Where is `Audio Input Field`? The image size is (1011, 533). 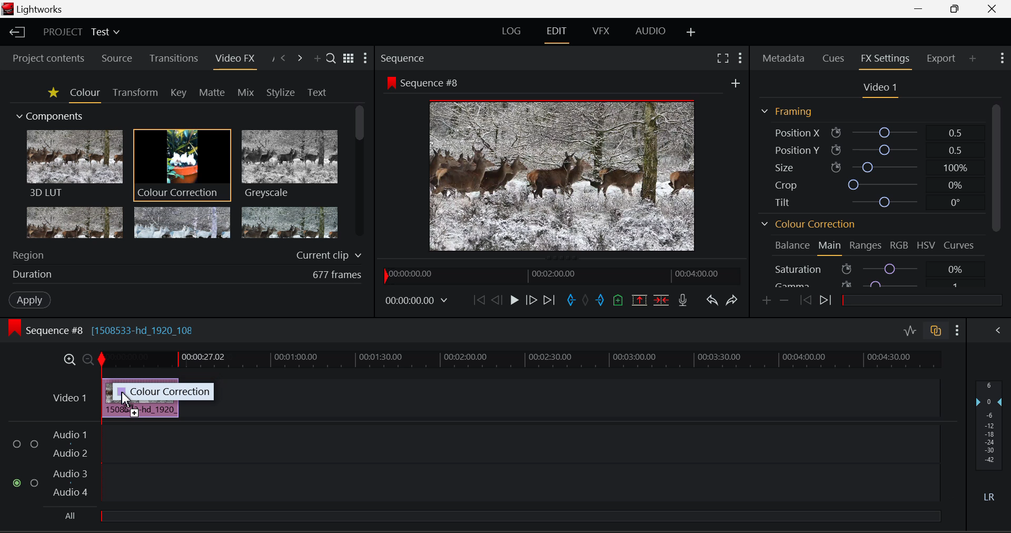 Audio Input Field is located at coordinates (519, 442).